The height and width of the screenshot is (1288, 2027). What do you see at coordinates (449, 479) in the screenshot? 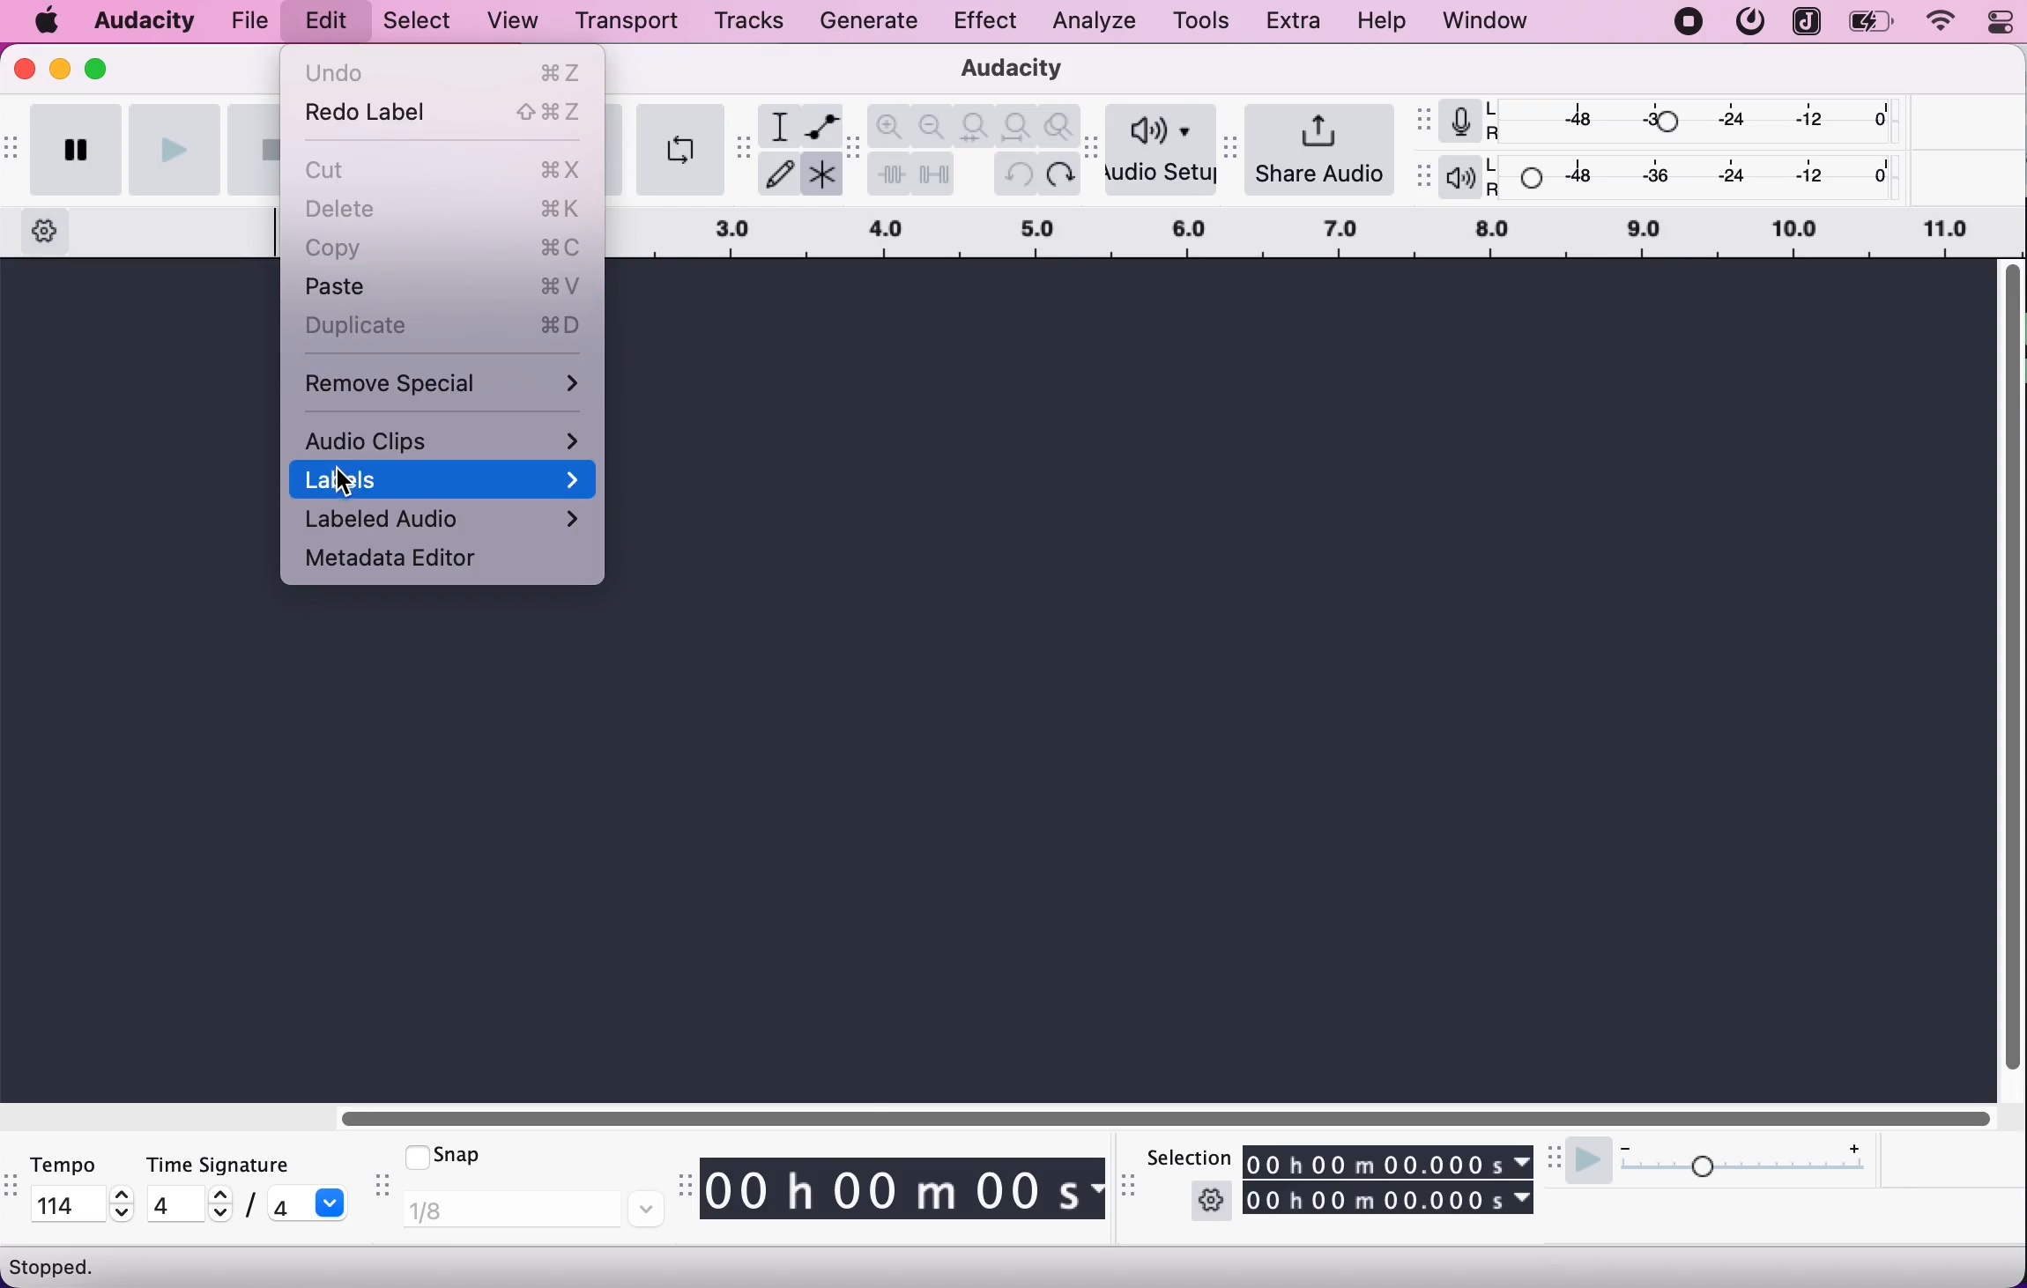
I see `labels` at bounding box center [449, 479].